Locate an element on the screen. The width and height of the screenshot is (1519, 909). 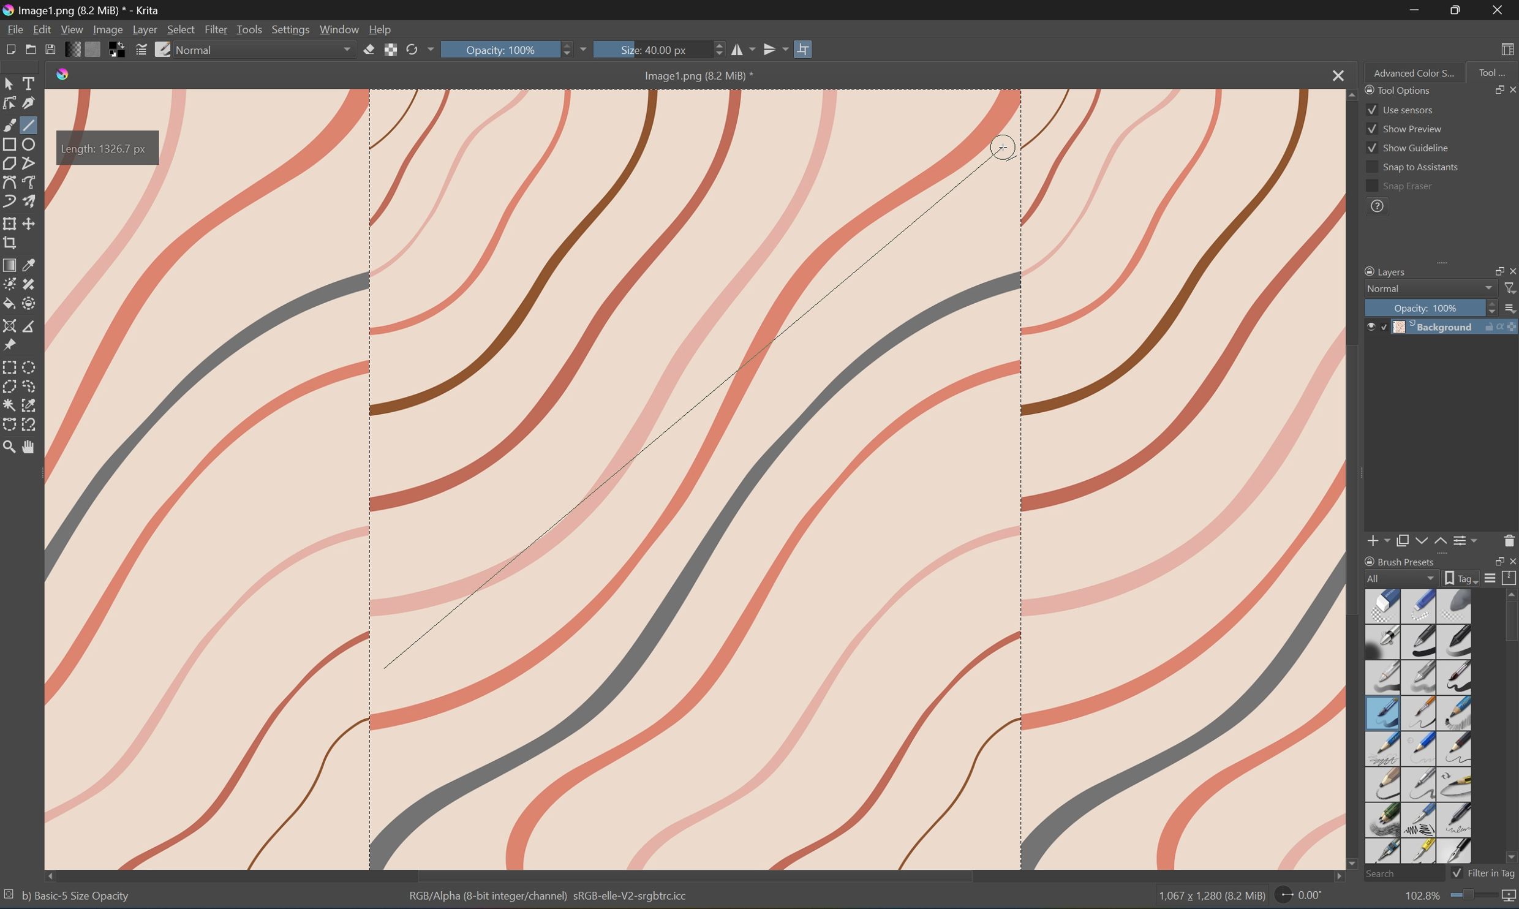
Thumbnail is located at coordinates (1509, 307).